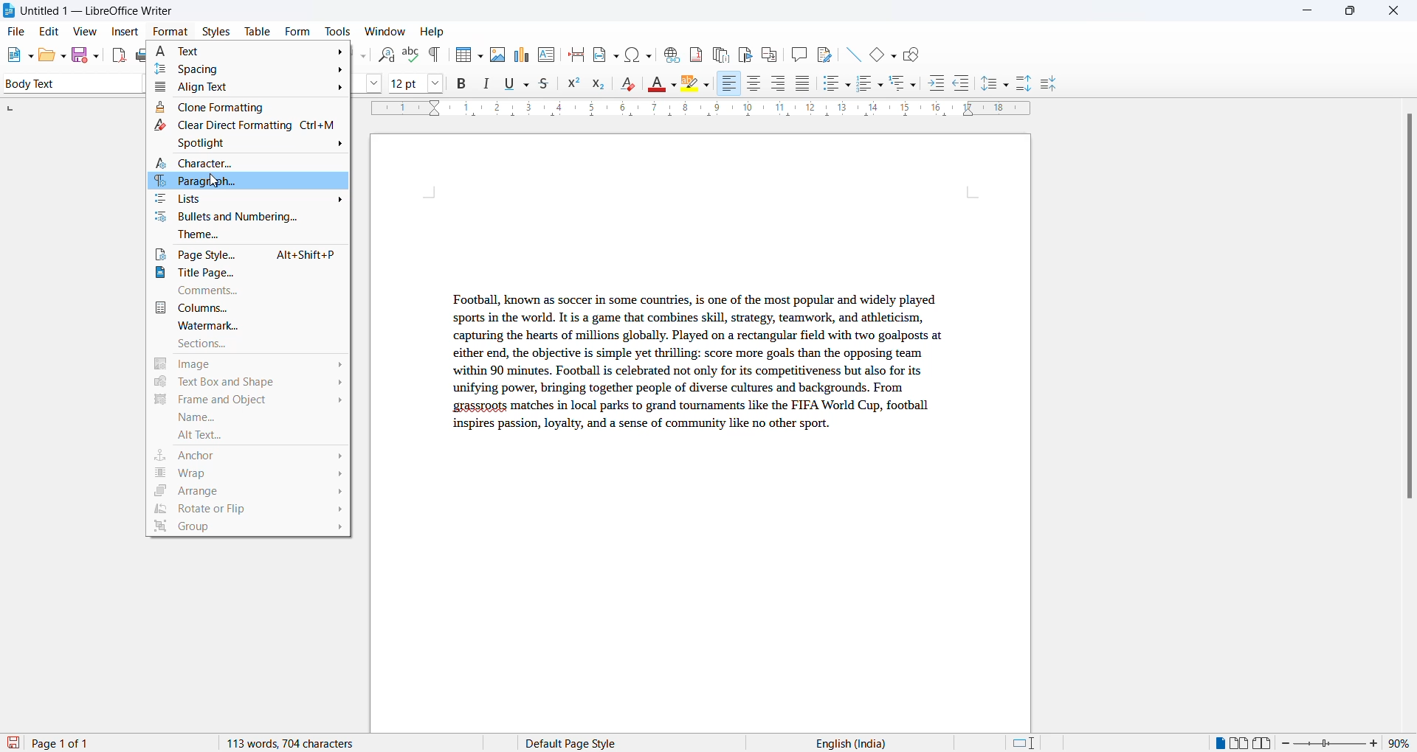  What do you see at coordinates (1025, 743) in the screenshot?
I see `standard selection` at bounding box center [1025, 743].